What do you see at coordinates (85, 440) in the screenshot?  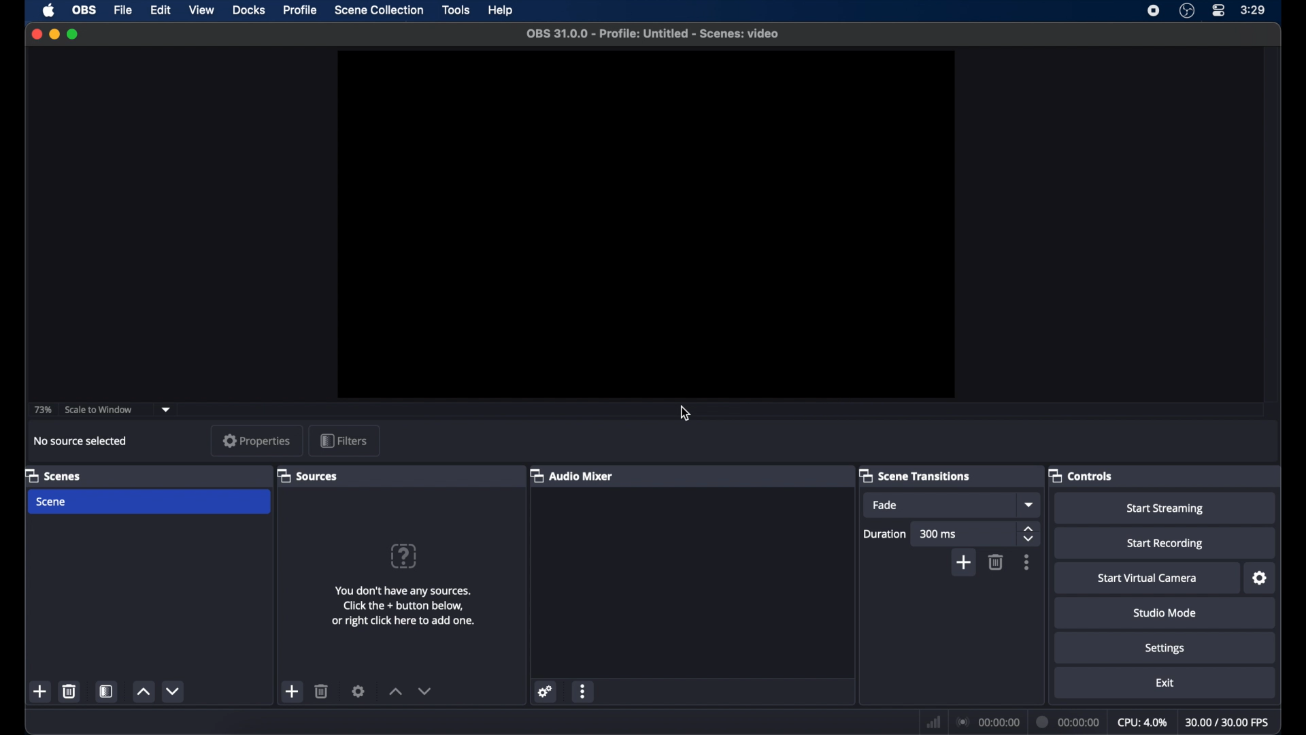 I see `no source selected` at bounding box center [85, 440].